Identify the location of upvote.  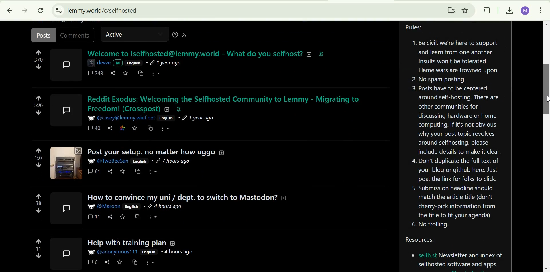
(39, 196).